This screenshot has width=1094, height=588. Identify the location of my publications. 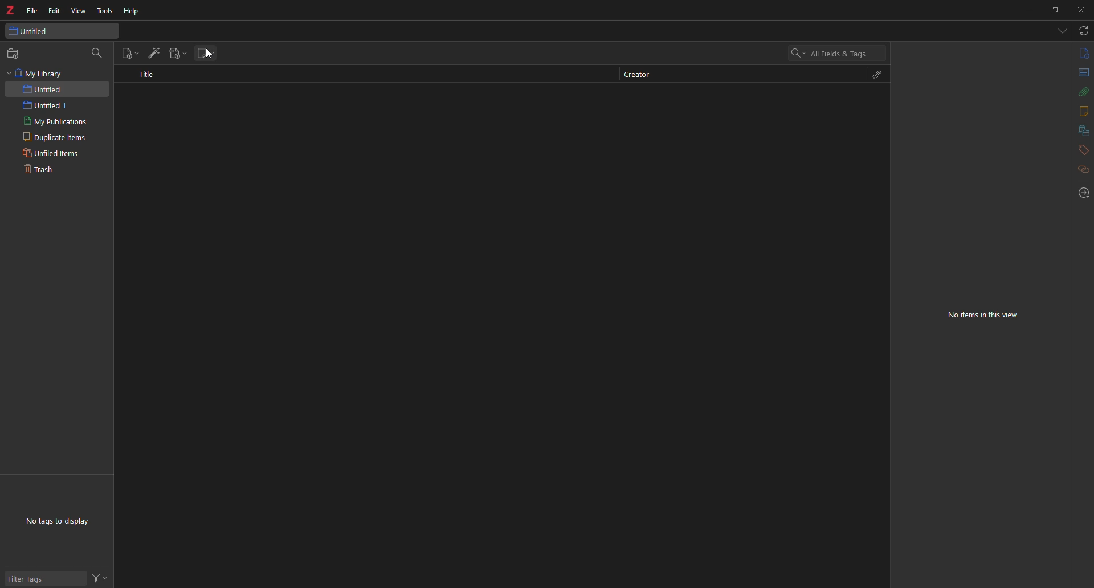
(55, 121).